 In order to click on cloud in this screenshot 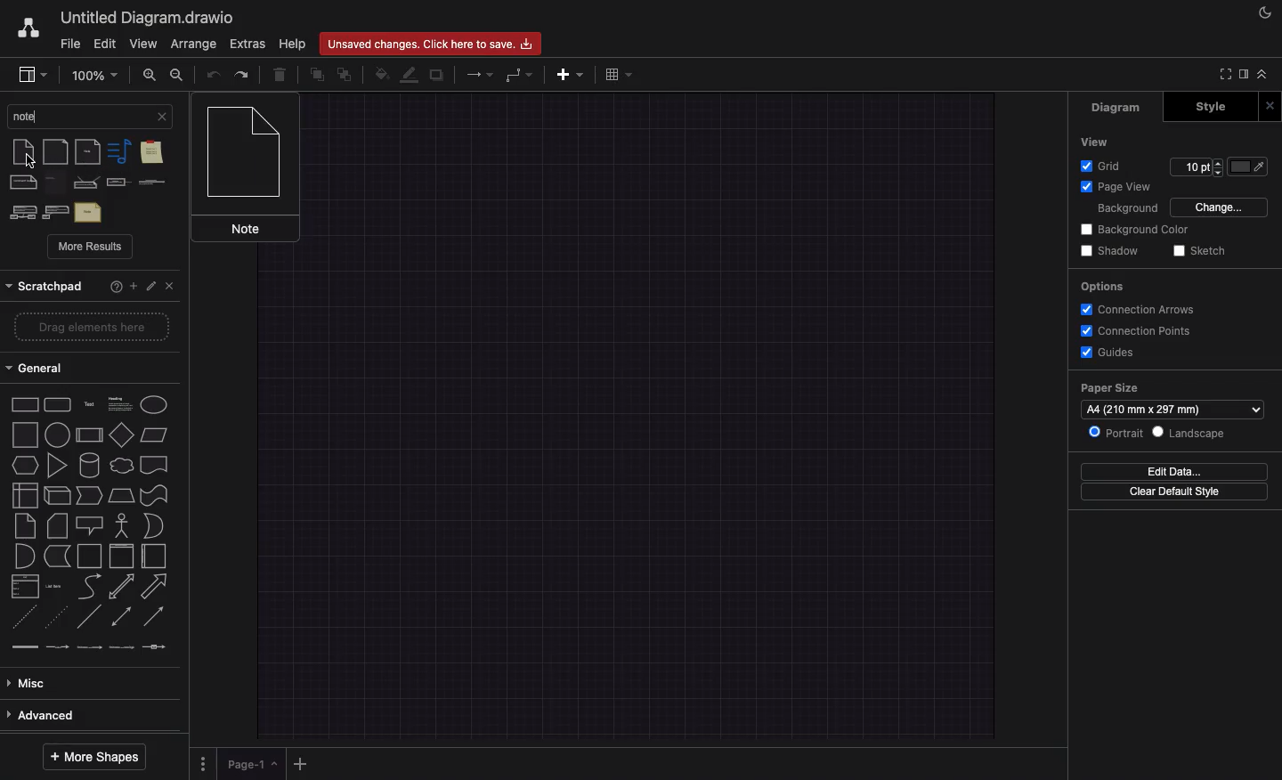, I will do `click(123, 467)`.